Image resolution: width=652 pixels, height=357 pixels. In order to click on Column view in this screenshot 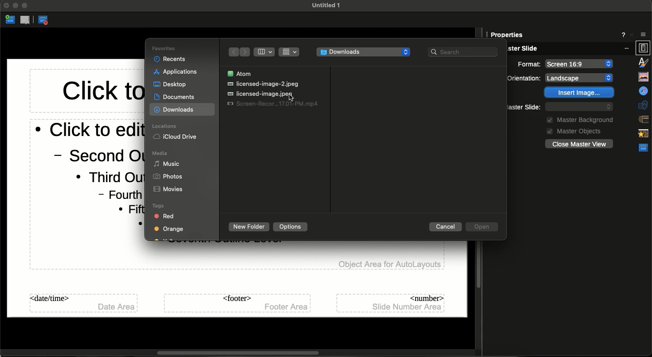, I will do `click(263, 52)`.